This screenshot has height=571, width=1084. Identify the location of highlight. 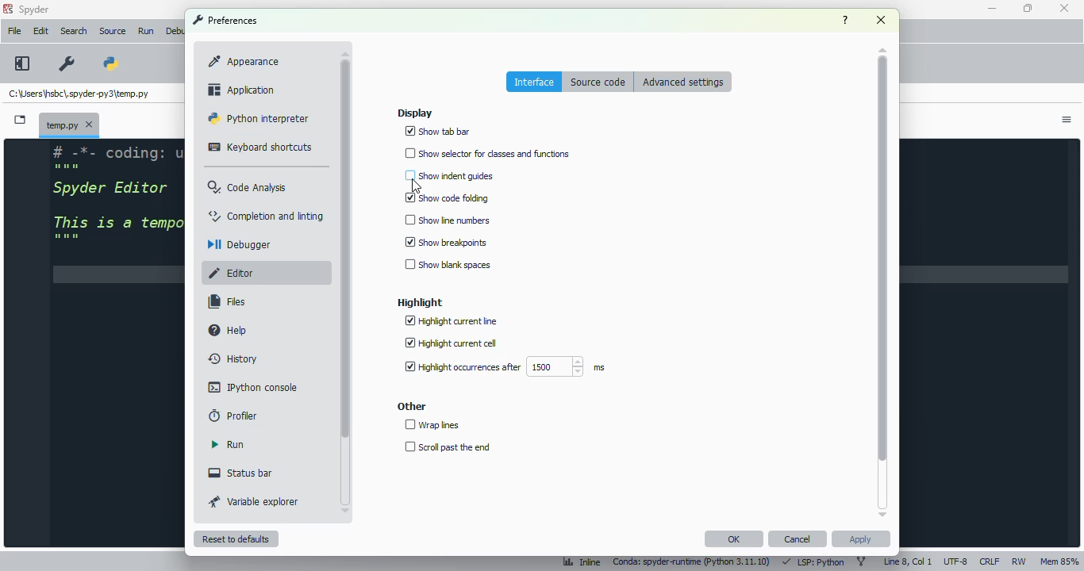
(421, 303).